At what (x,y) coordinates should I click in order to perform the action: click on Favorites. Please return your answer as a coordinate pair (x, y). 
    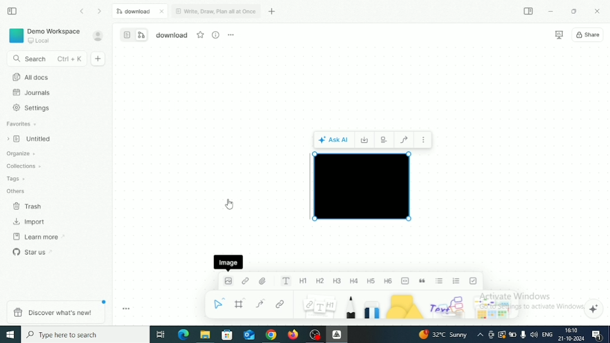
    Looking at the image, I should click on (22, 124).